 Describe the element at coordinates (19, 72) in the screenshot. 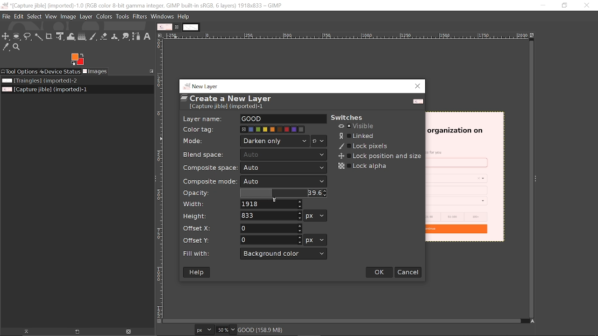

I see `Tool options` at that location.